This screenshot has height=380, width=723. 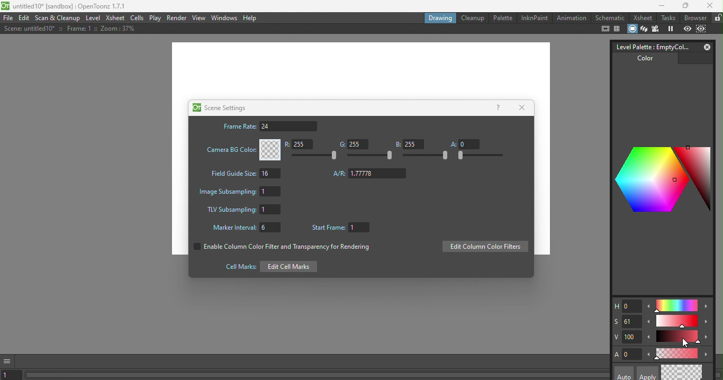 I want to click on Slide bar, so click(x=480, y=156).